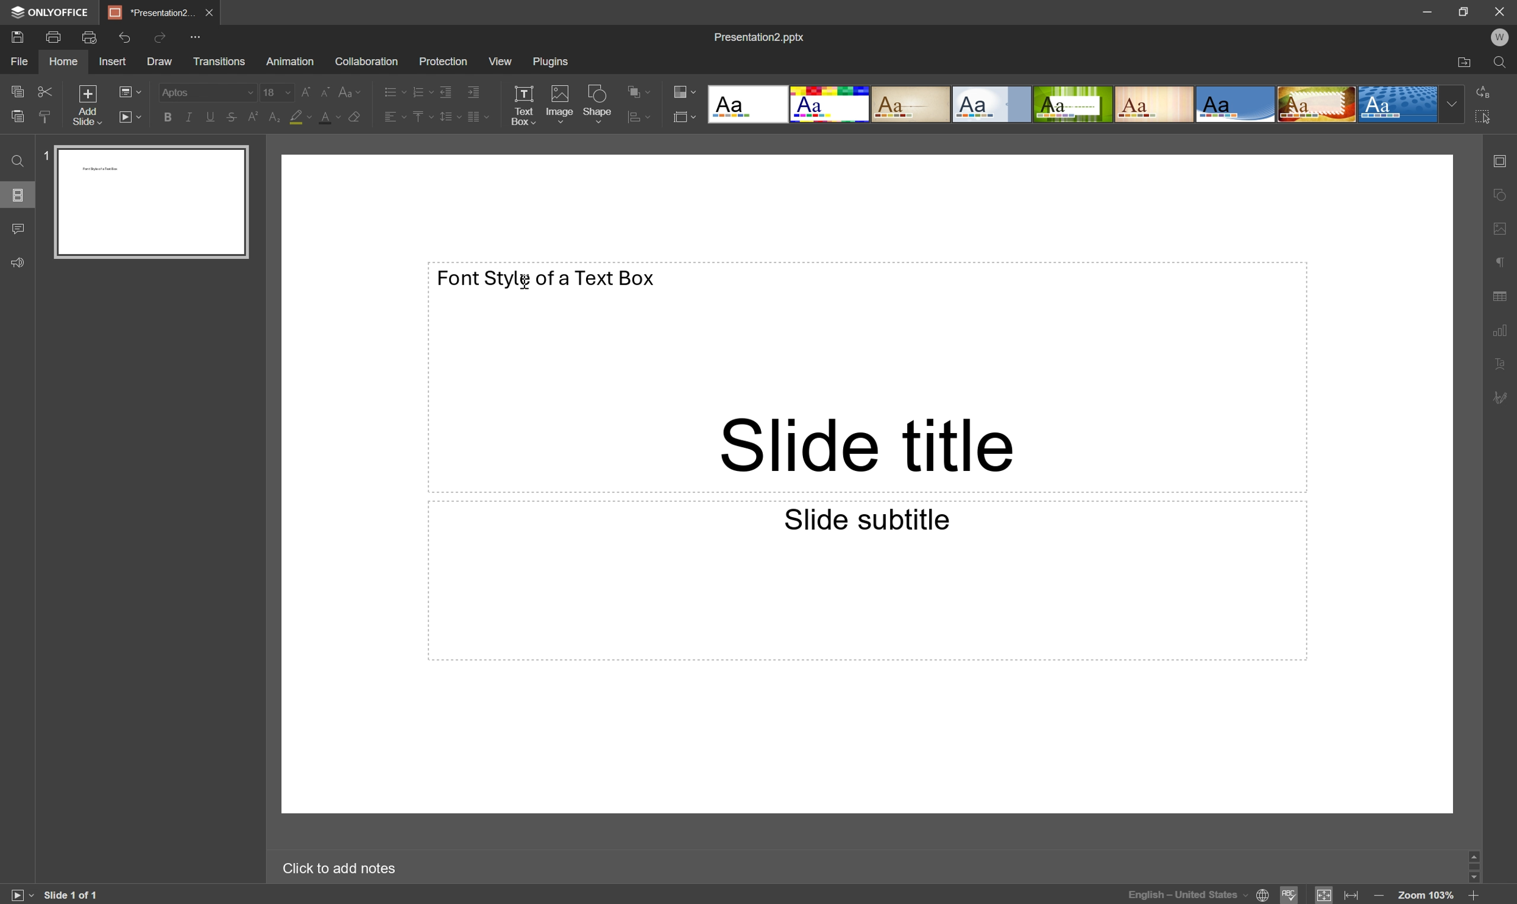 This screenshot has height=904, width=1517. I want to click on Zoom out, so click(1377, 895).